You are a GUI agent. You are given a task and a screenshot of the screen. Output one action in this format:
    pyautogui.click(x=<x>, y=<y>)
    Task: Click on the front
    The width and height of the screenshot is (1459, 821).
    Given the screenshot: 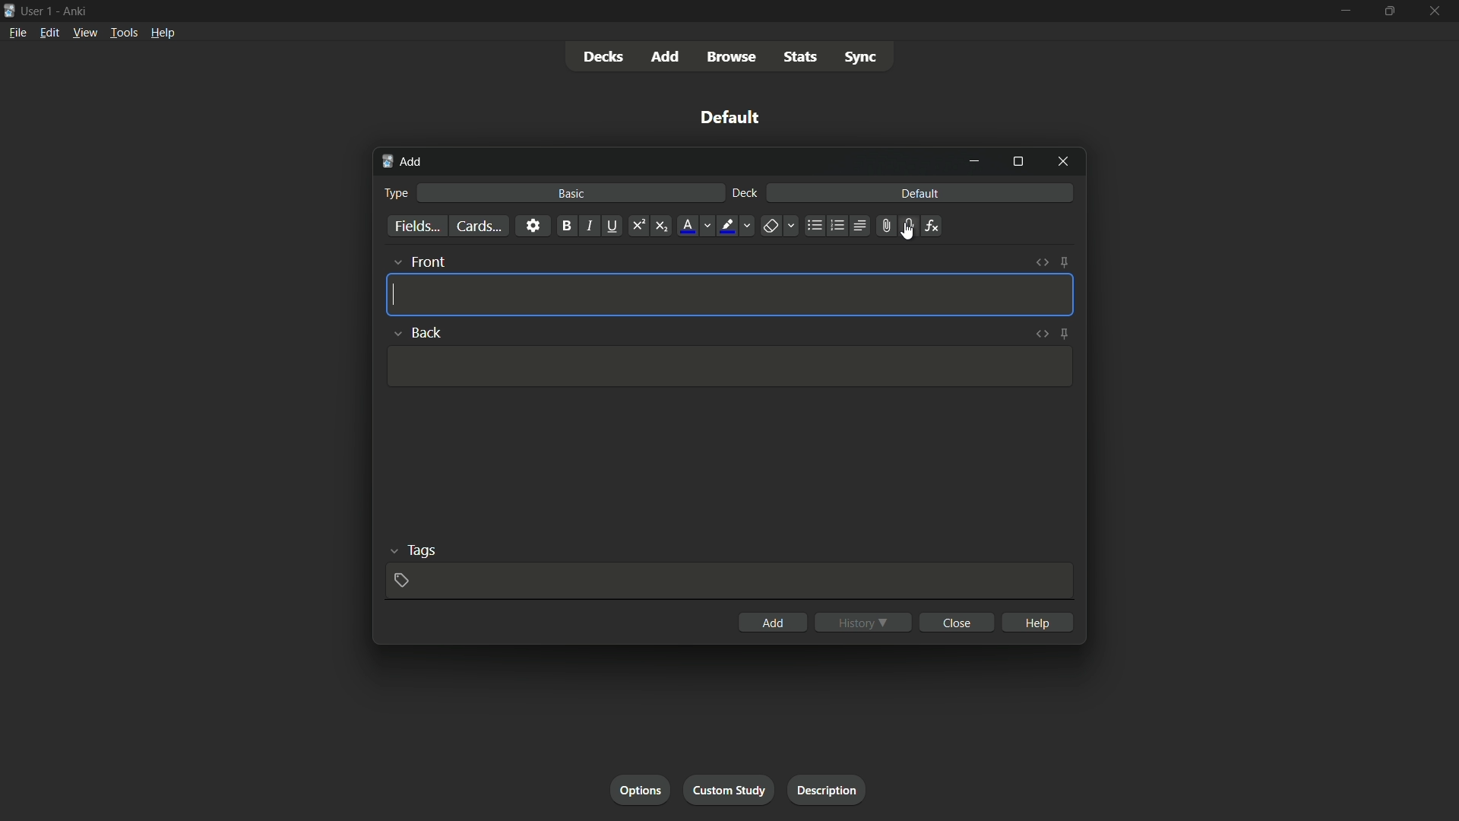 What is the action you would take?
    pyautogui.click(x=430, y=262)
    